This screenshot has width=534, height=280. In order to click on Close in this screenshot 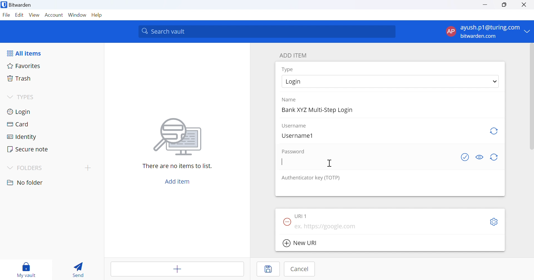, I will do `click(525, 5)`.